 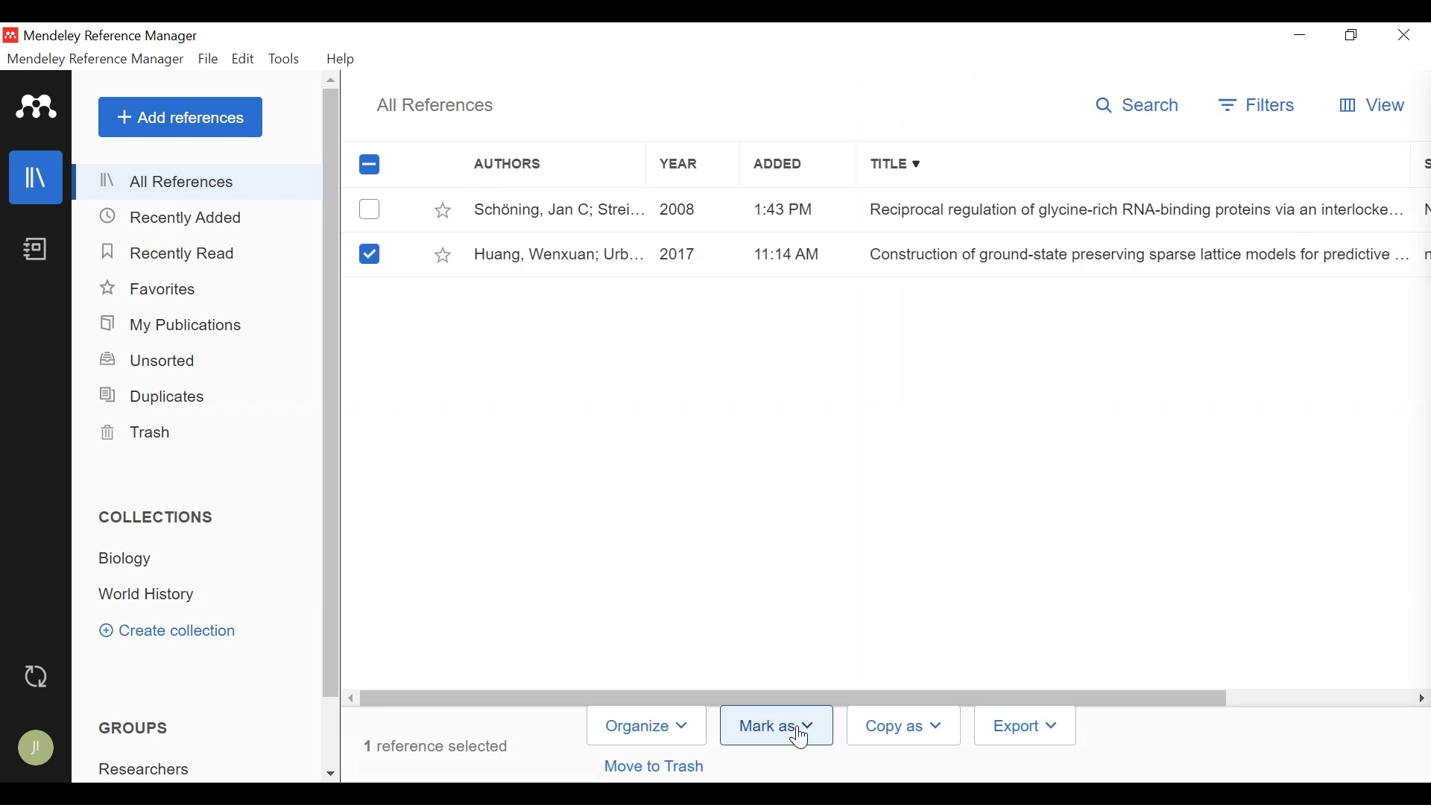 What do you see at coordinates (332, 394) in the screenshot?
I see `Vertical Scroll bar` at bounding box center [332, 394].